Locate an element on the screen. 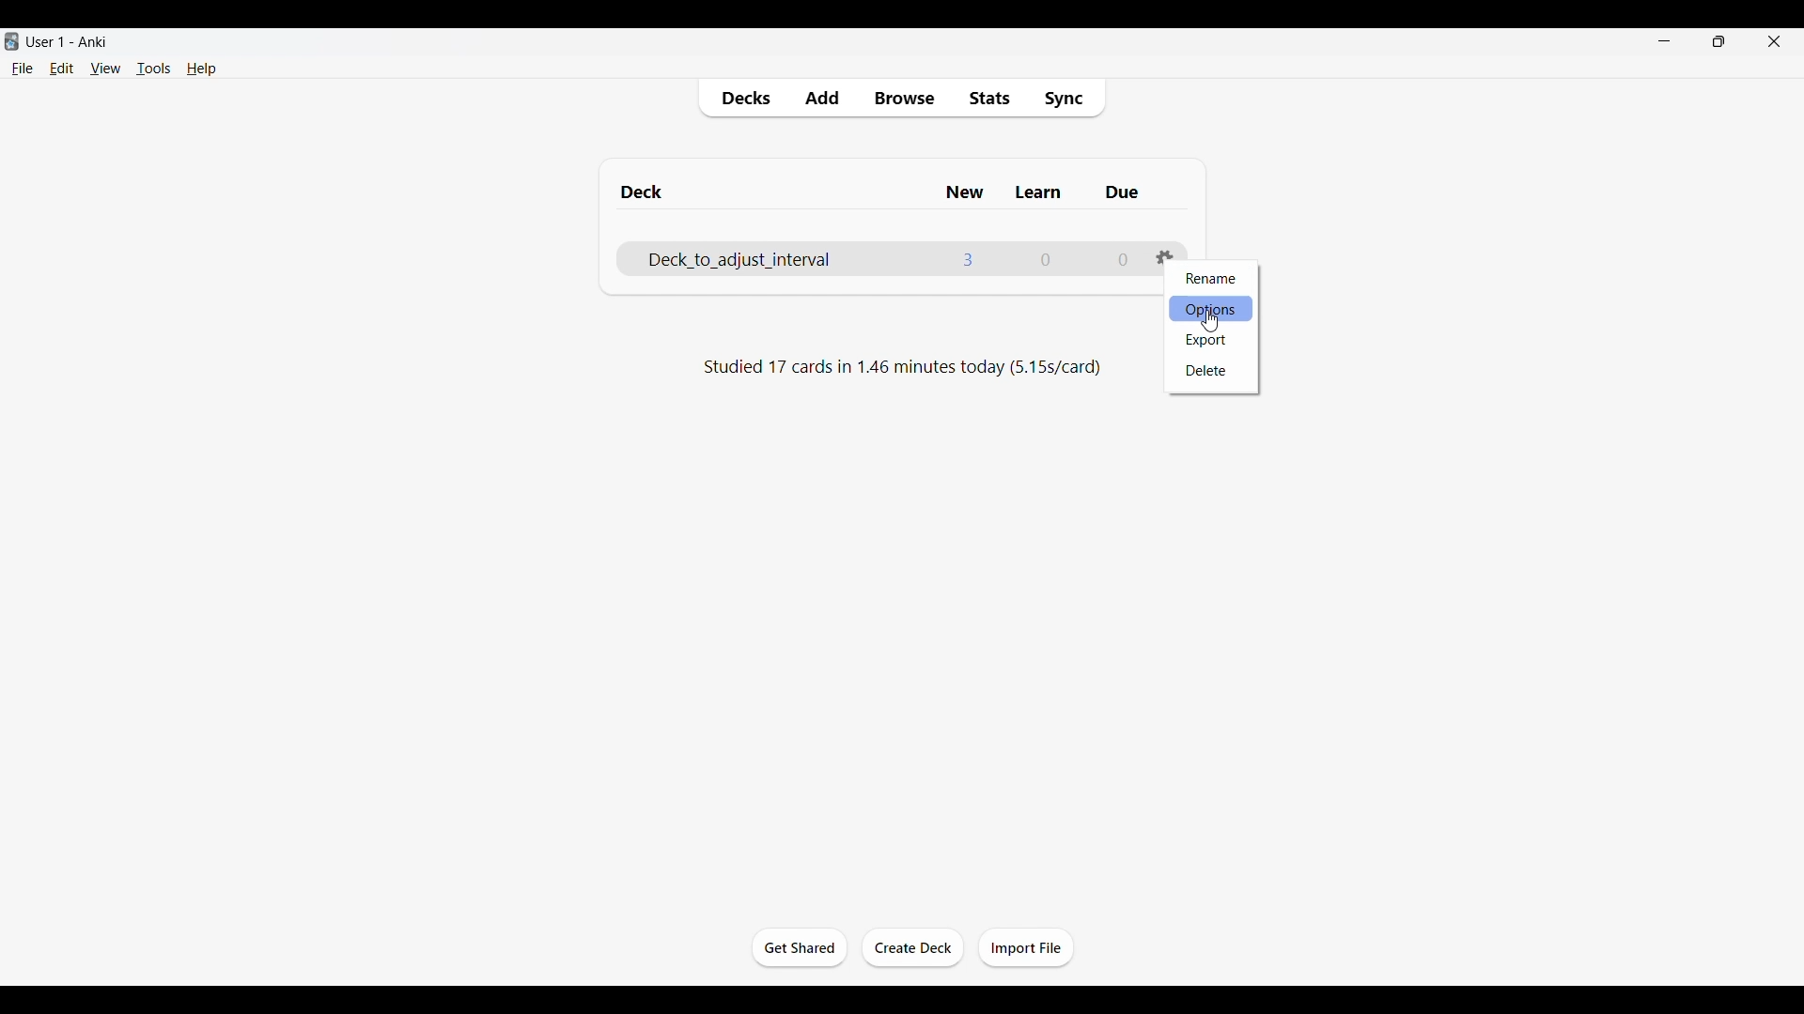 The height and width of the screenshot is (1014, 1804). Export is located at coordinates (1212, 342).